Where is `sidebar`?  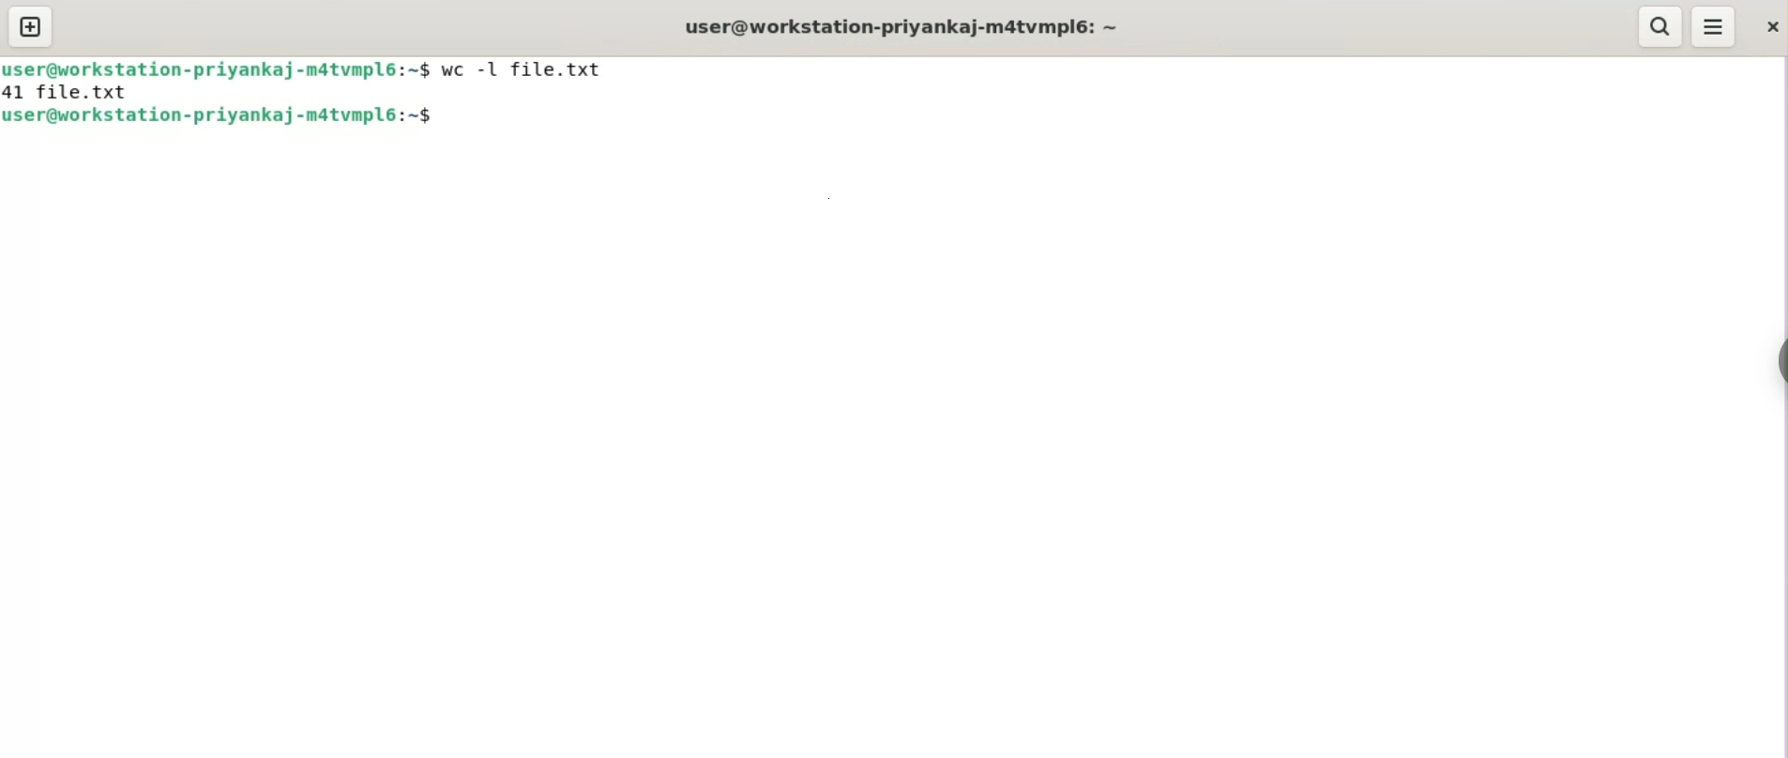
sidebar is located at coordinates (1777, 360).